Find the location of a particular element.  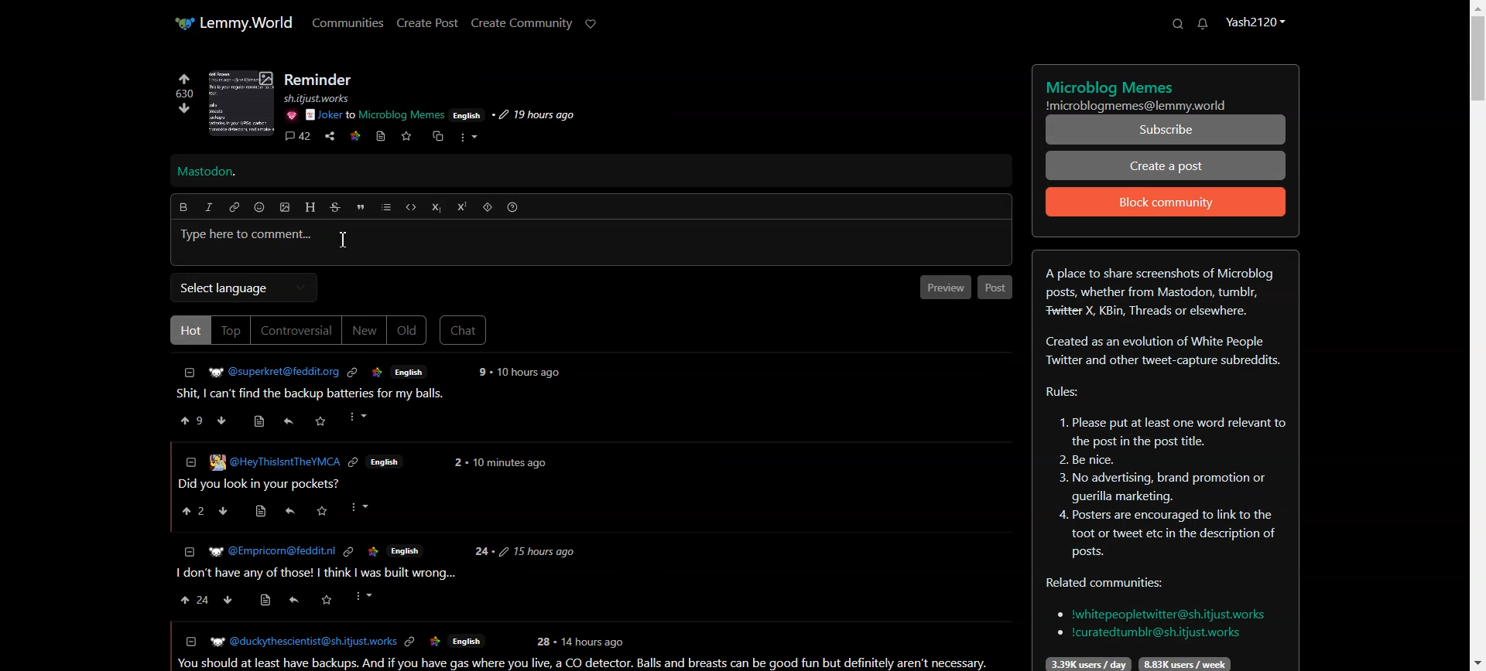

 is located at coordinates (365, 596).